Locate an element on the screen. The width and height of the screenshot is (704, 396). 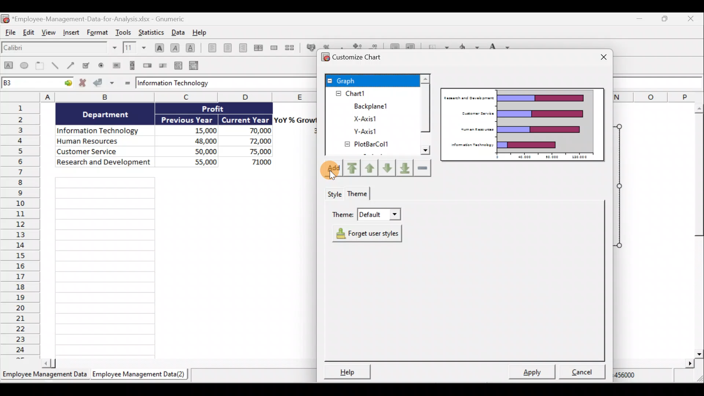
X-axis 1 is located at coordinates (378, 118).